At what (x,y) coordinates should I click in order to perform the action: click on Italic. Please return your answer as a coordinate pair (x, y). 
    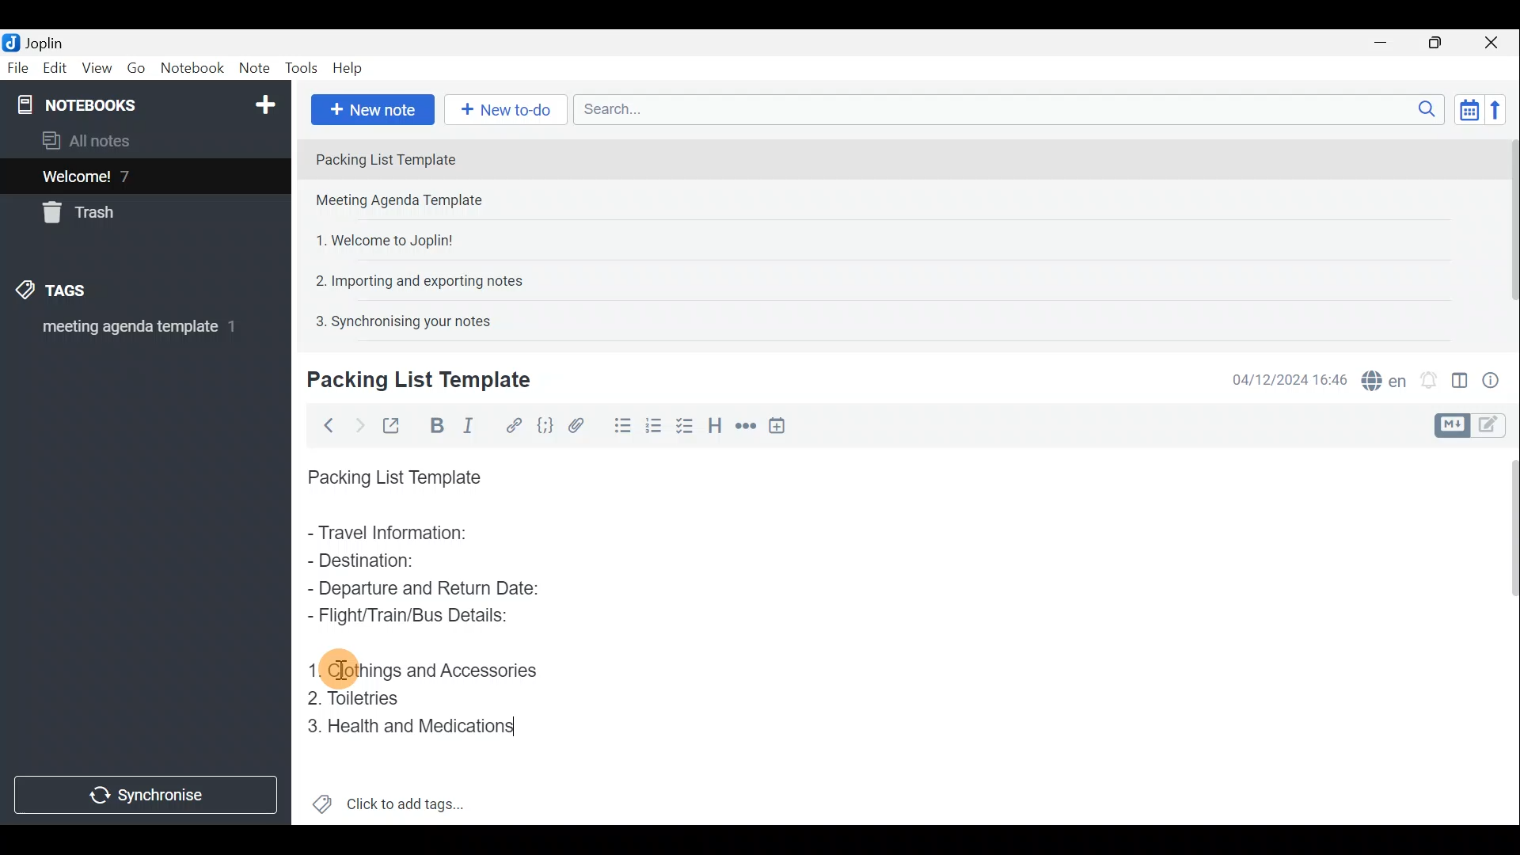
    Looking at the image, I should click on (474, 425).